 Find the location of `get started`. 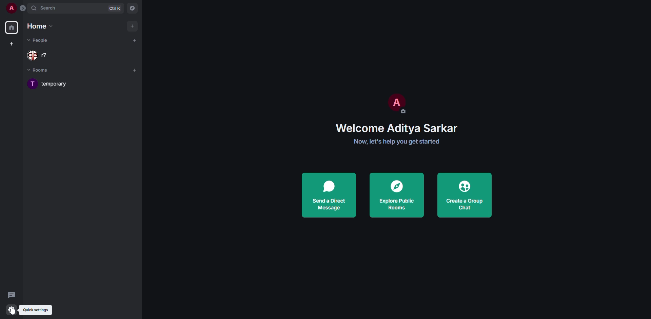

get started is located at coordinates (396, 141).